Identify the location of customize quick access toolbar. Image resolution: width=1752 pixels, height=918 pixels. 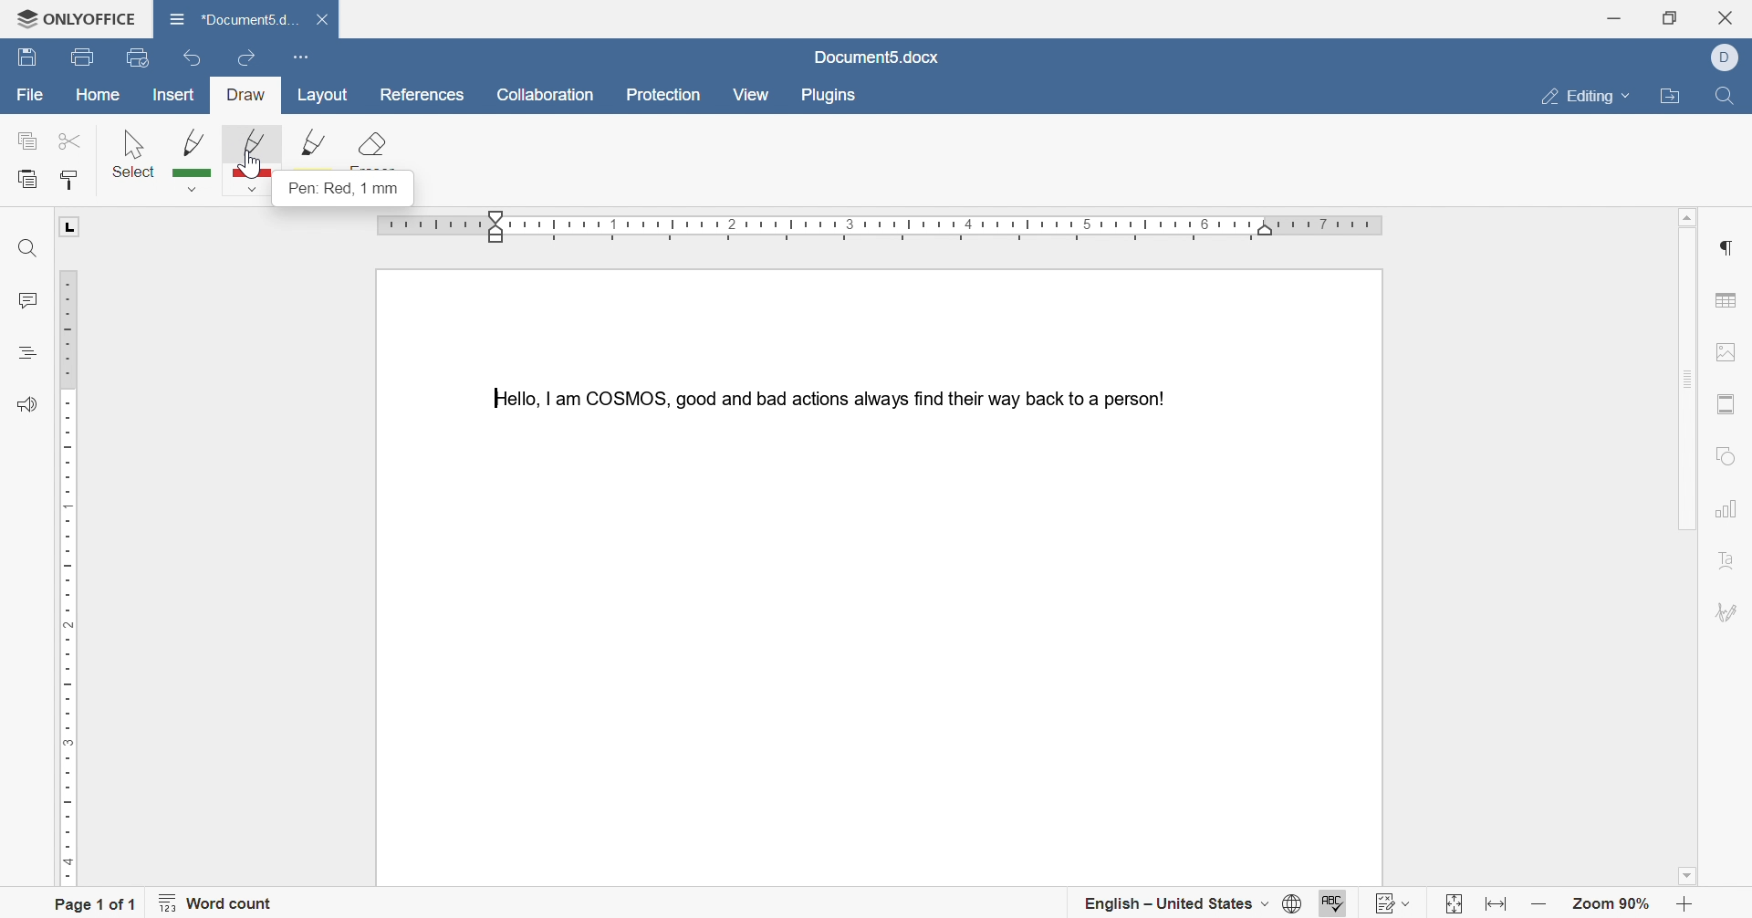
(299, 55).